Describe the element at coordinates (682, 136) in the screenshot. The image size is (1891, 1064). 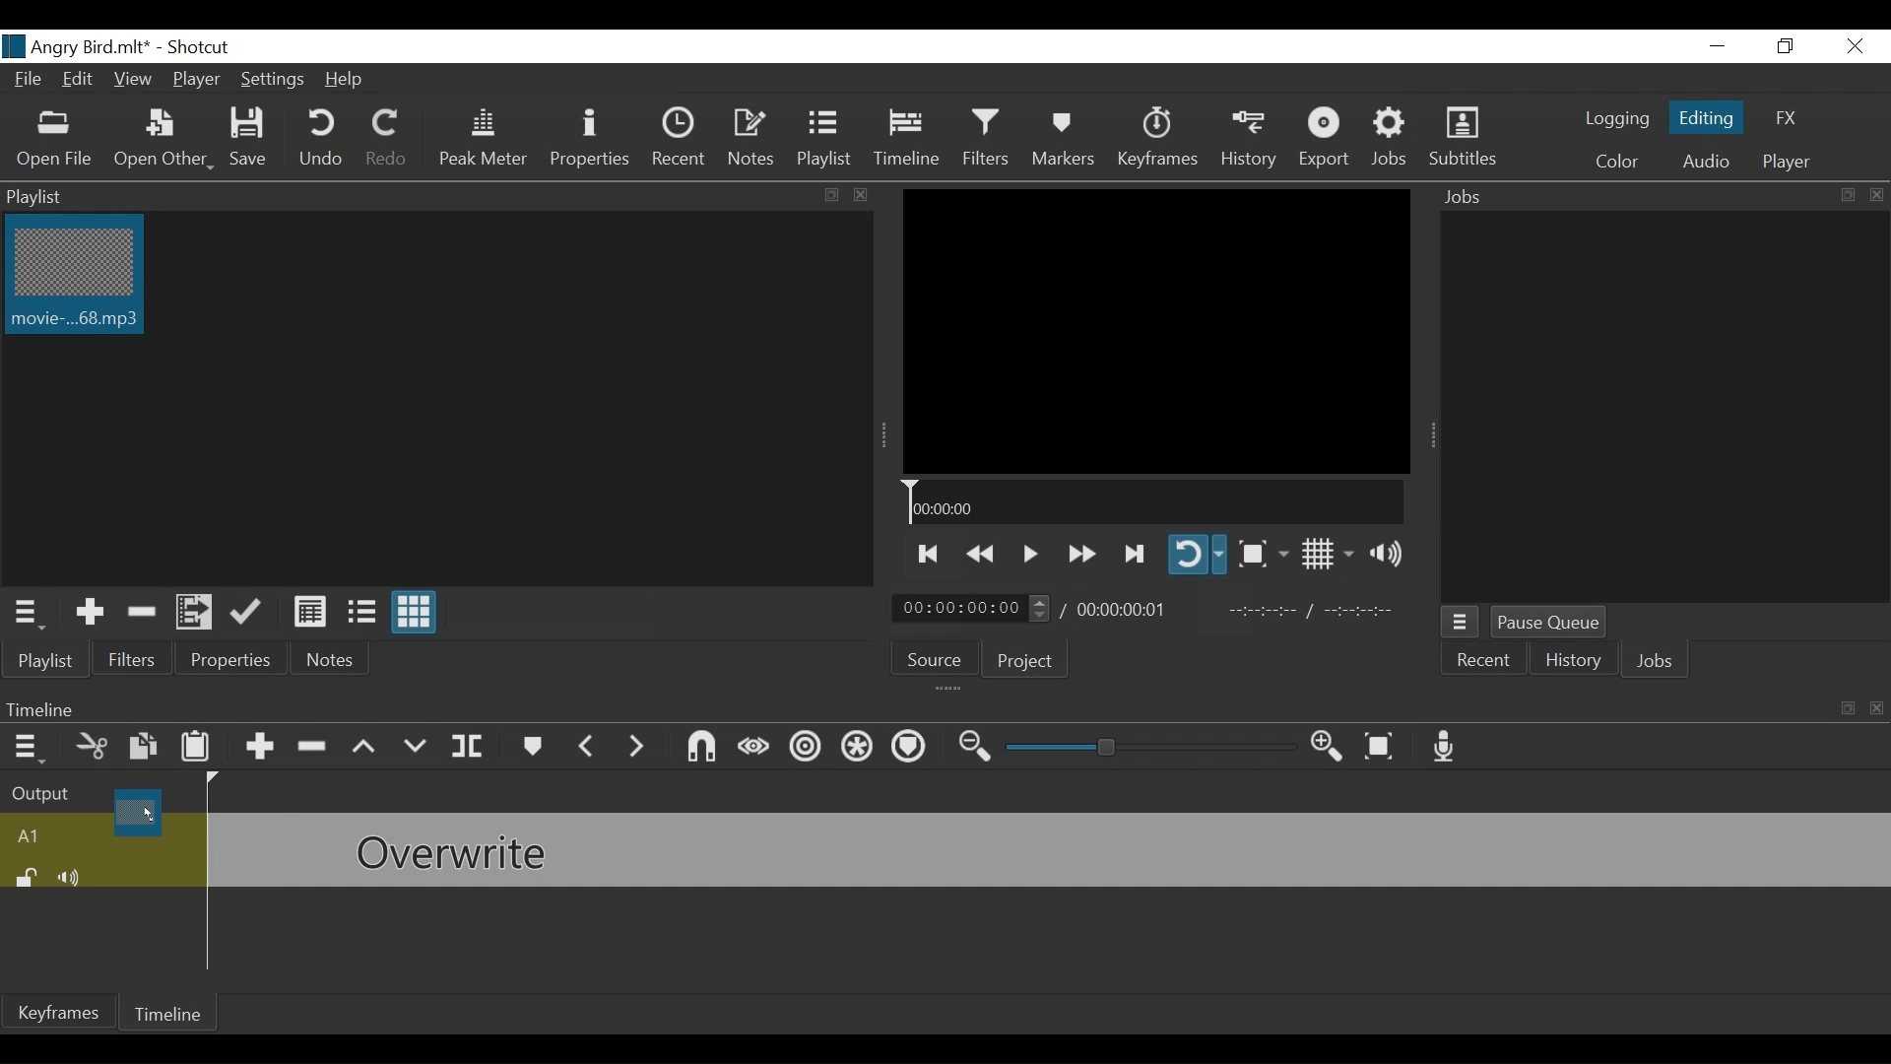
I see `Recent` at that location.